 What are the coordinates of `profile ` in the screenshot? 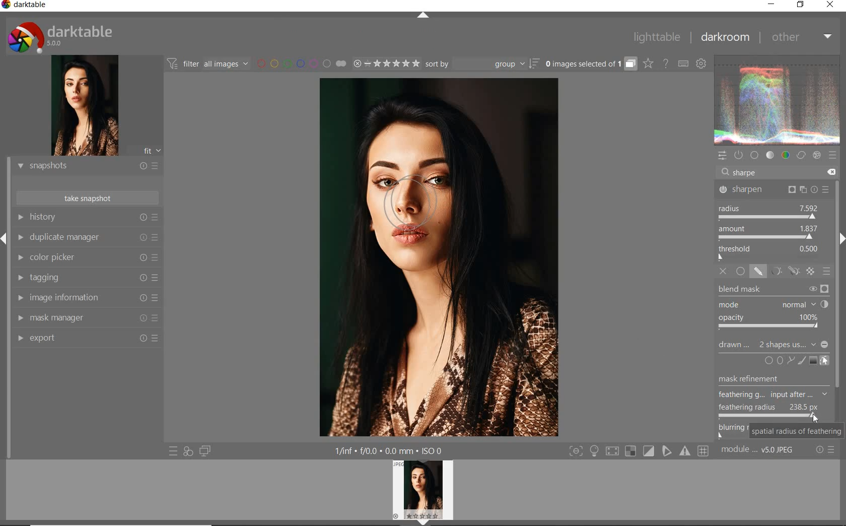 It's located at (429, 491).